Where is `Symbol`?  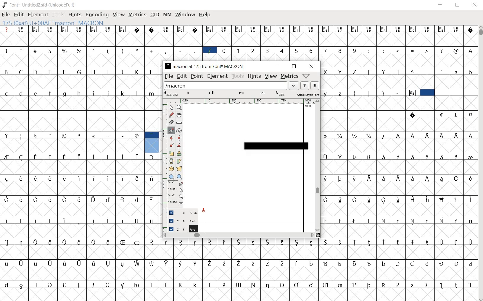 Symbol is located at coordinates (412, 178).